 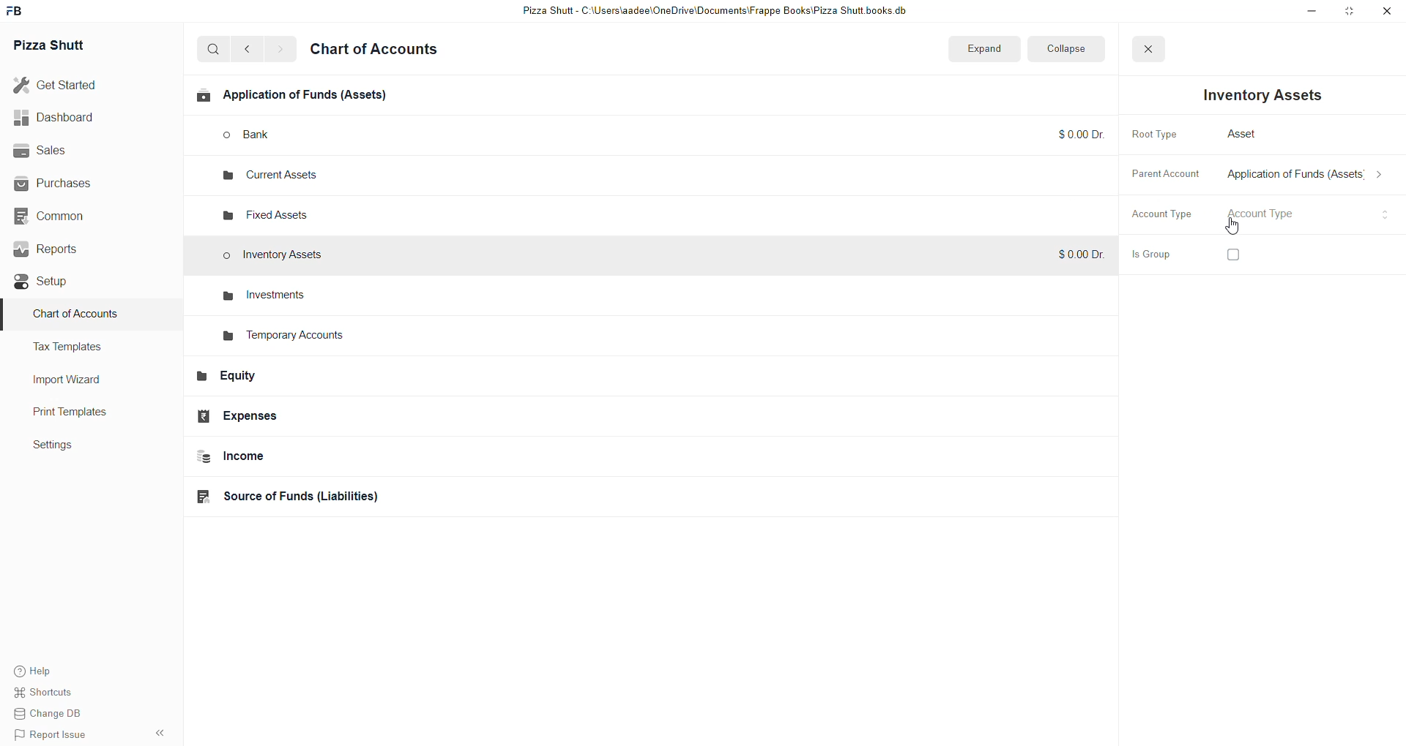 I want to click on Report issue, so click(x=52, y=736).